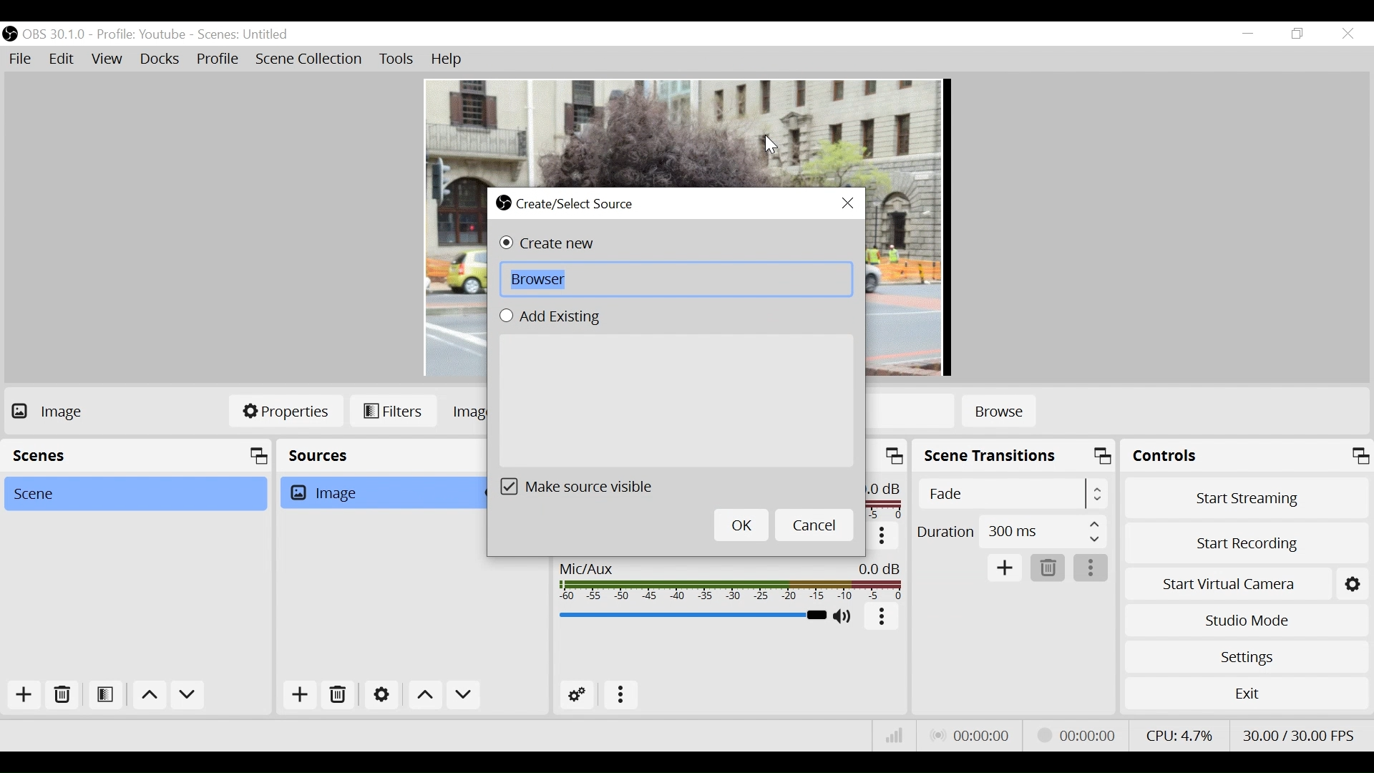 The height and width of the screenshot is (773, 1374). What do you see at coordinates (1004, 568) in the screenshot?
I see `Add` at bounding box center [1004, 568].